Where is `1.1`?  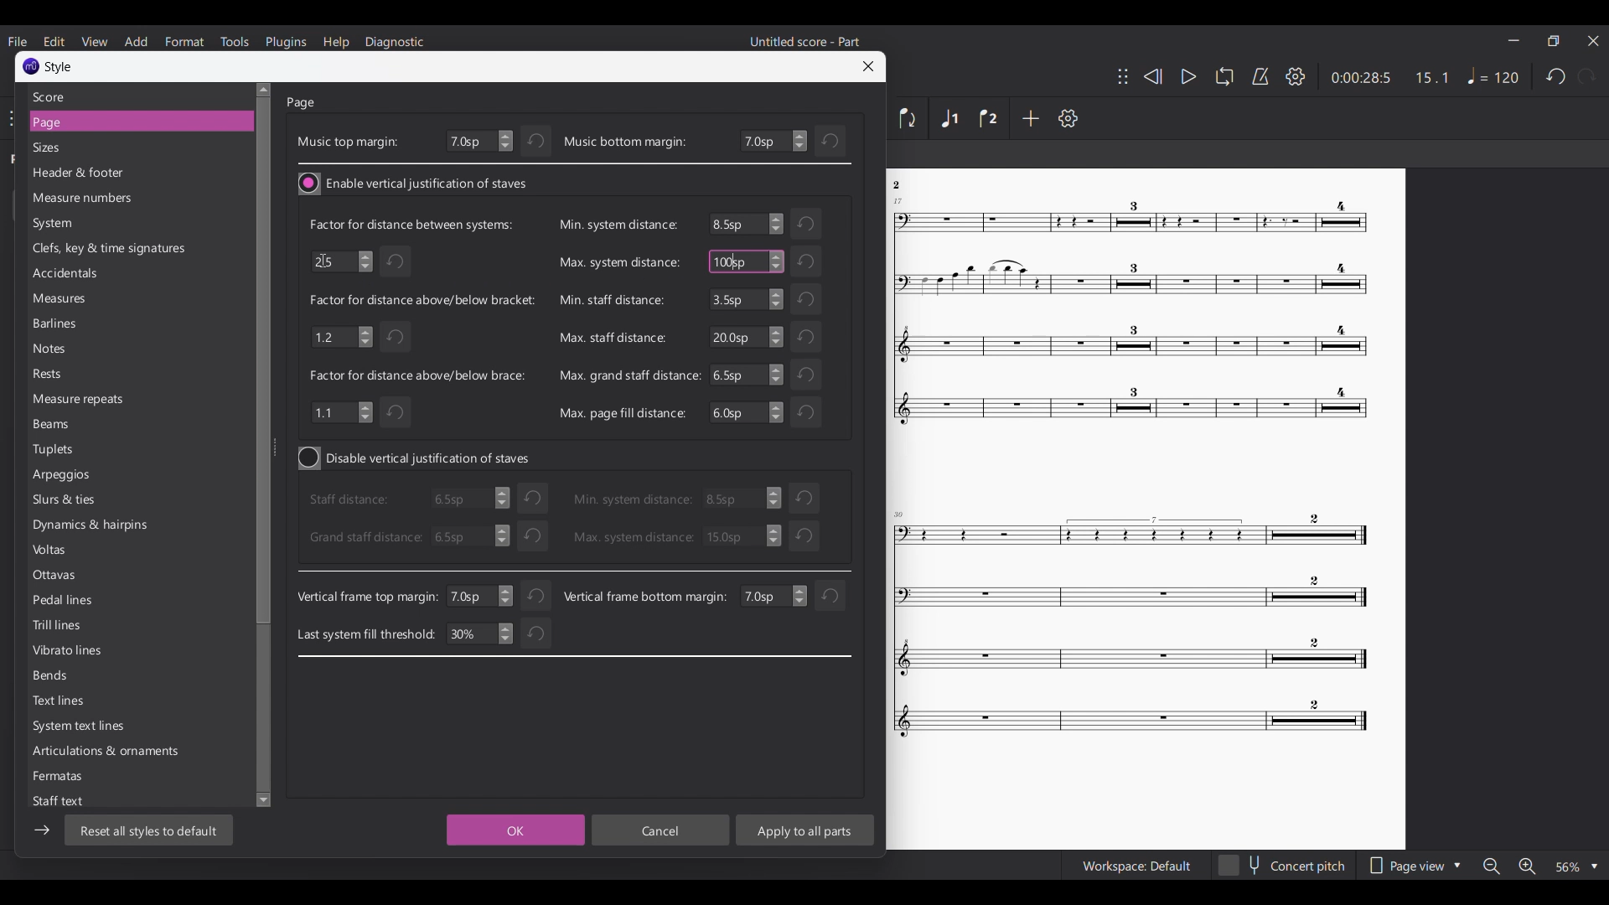
1.1 is located at coordinates (342, 411).